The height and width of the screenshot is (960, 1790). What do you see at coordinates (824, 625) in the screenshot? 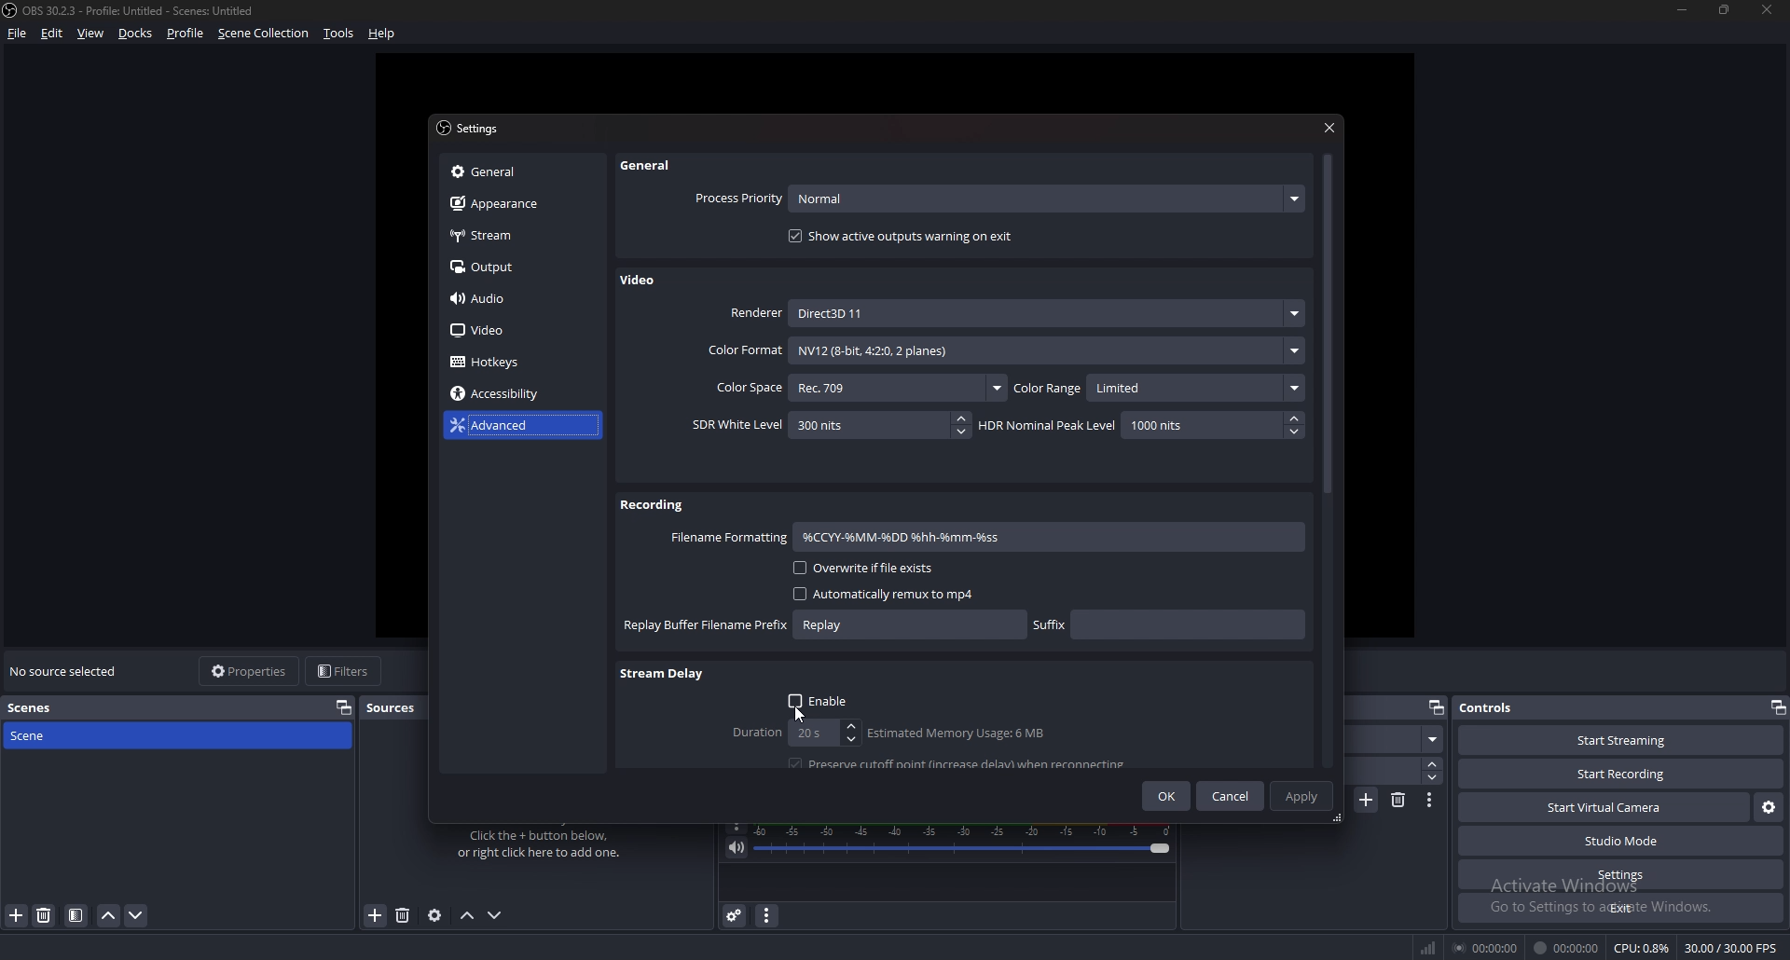
I see `replay buffer file name prefix` at bounding box center [824, 625].